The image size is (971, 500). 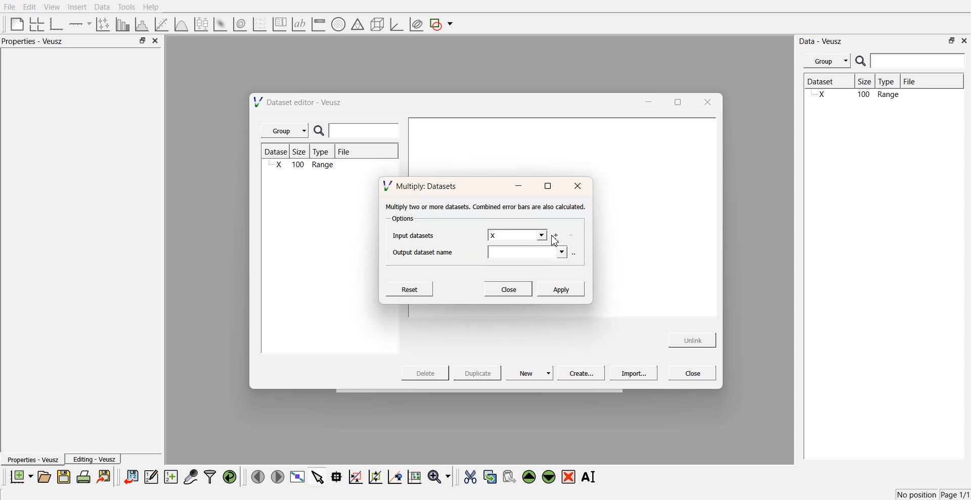 What do you see at coordinates (32, 460) in the screenshot?
I see `Properties - Veusz` at bounding box center [32, 460].